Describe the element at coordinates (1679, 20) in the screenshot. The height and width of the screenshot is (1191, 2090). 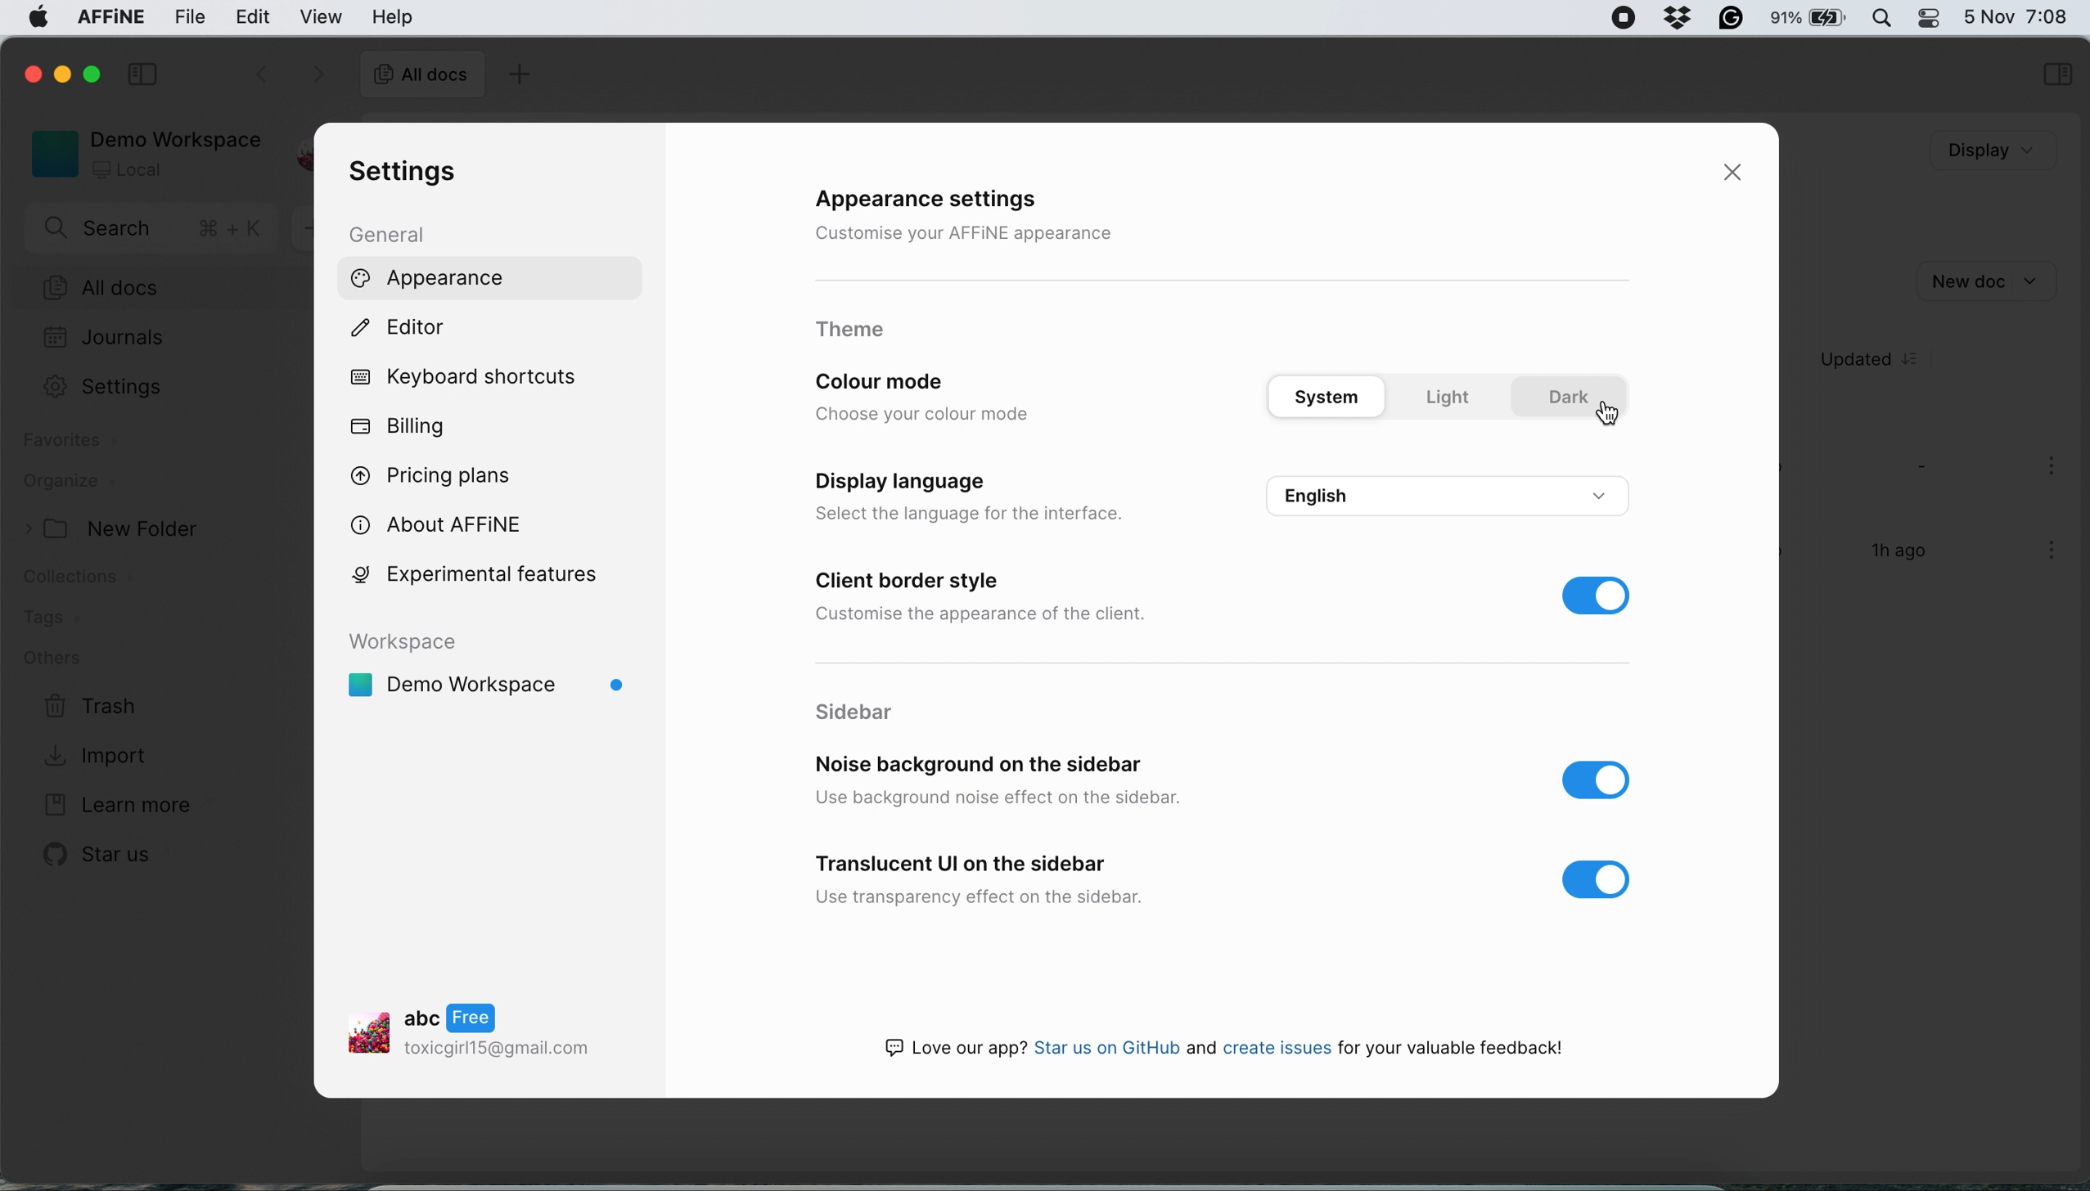
I see `dropbox` at that location.